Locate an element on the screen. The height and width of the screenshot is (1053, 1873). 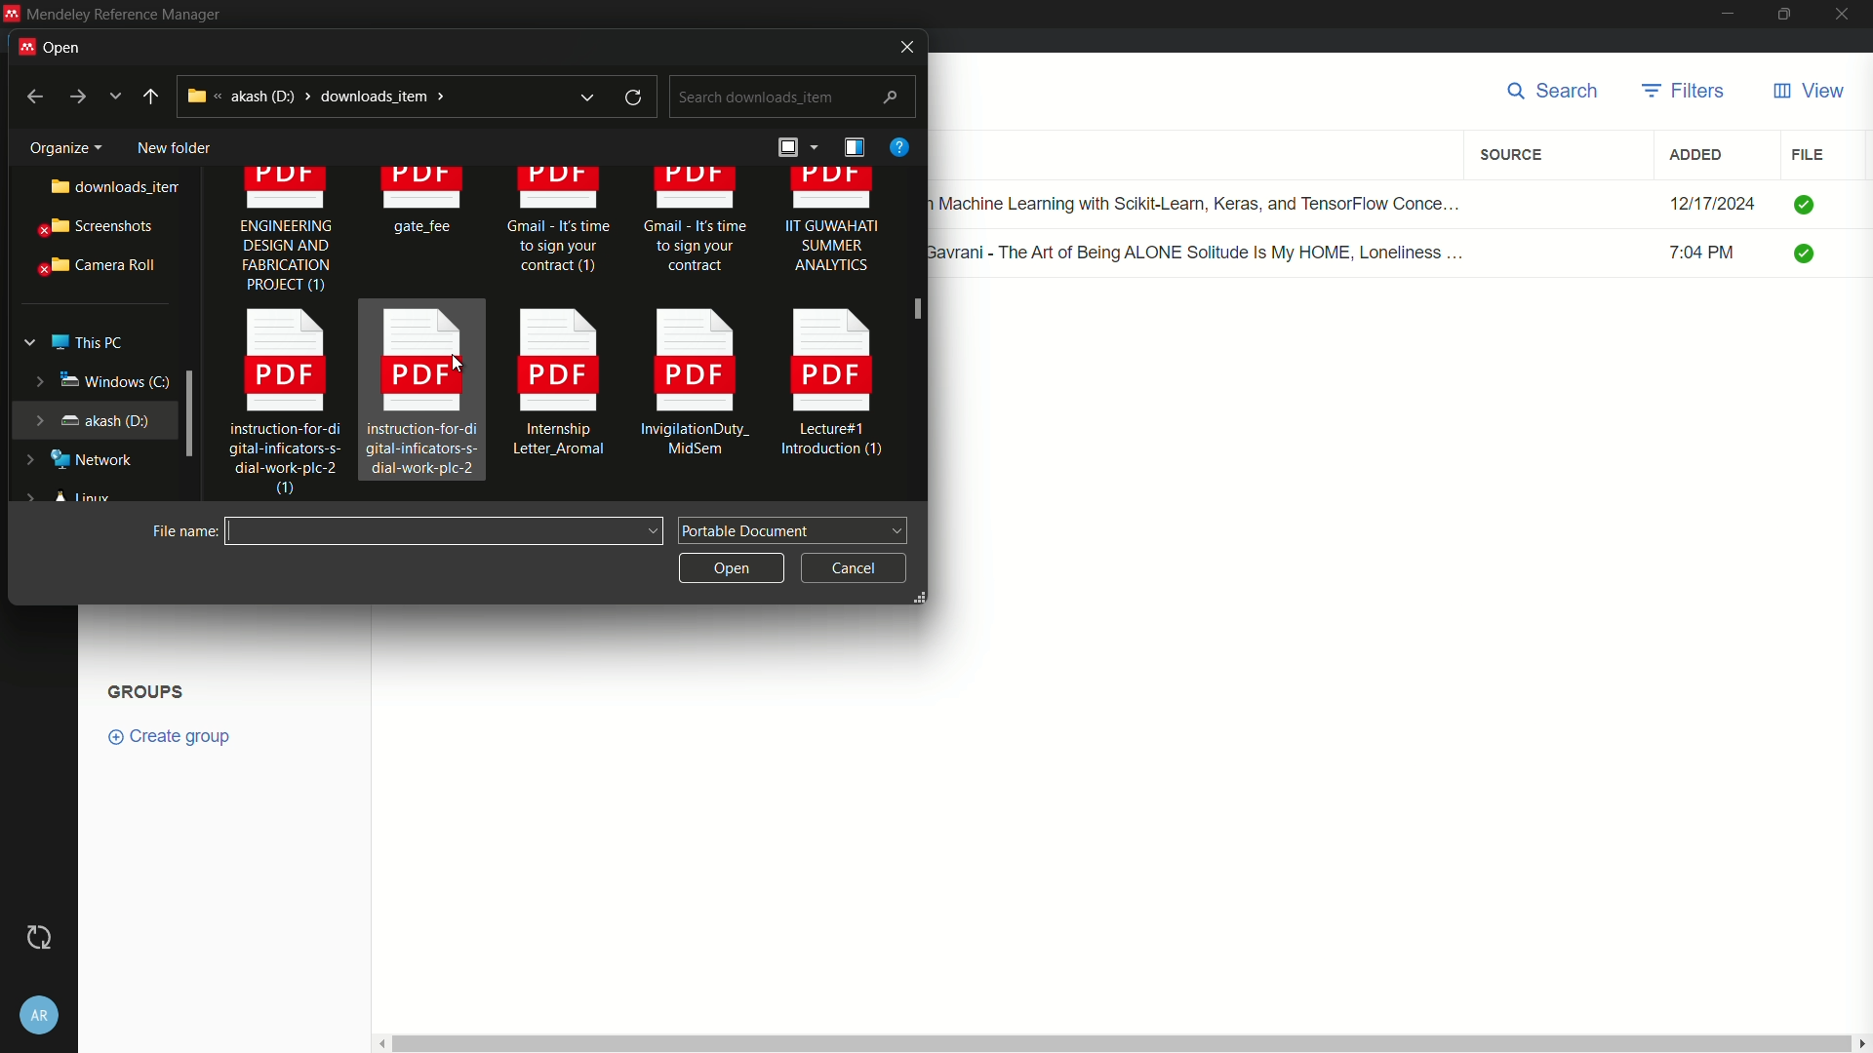
Hands-on Machine Learning with Scikit-Learn, Keras, and TensorFlow Conce... is located at coordinates (1206, 199).